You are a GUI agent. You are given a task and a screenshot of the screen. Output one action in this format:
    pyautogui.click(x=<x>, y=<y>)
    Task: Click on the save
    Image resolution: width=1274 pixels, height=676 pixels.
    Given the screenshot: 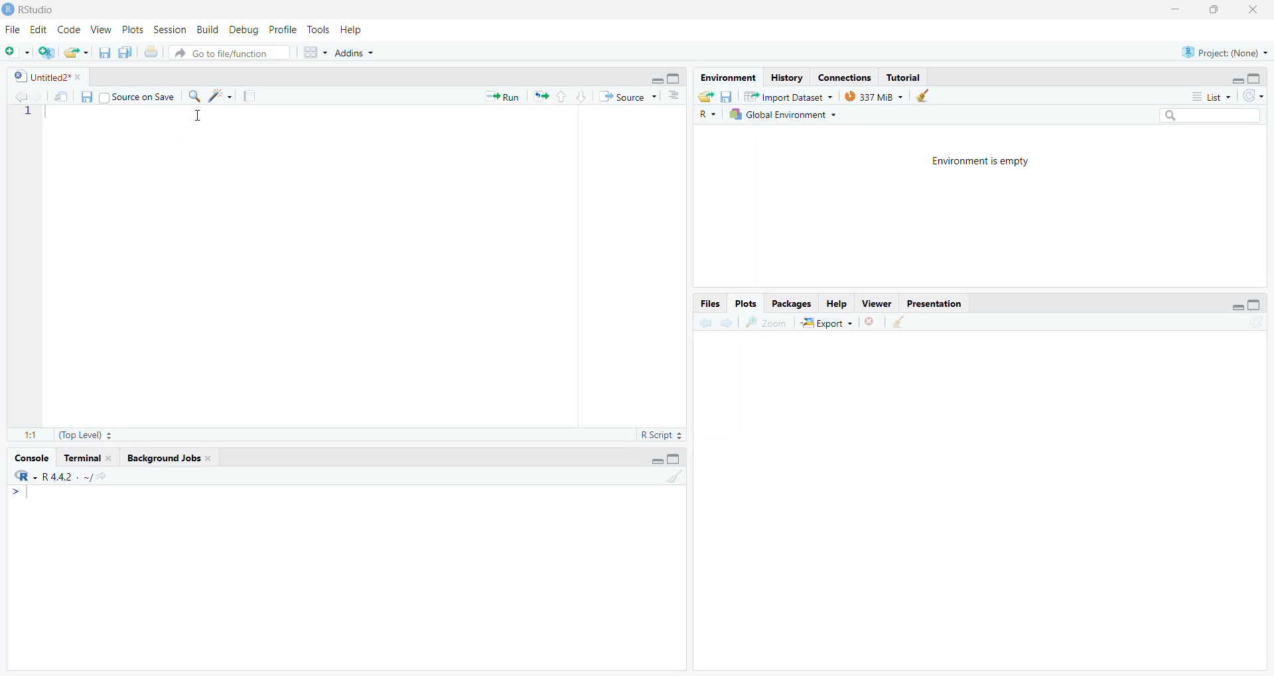 What is the action you would take?
    pyautogui.click(x=727, y=96)
    